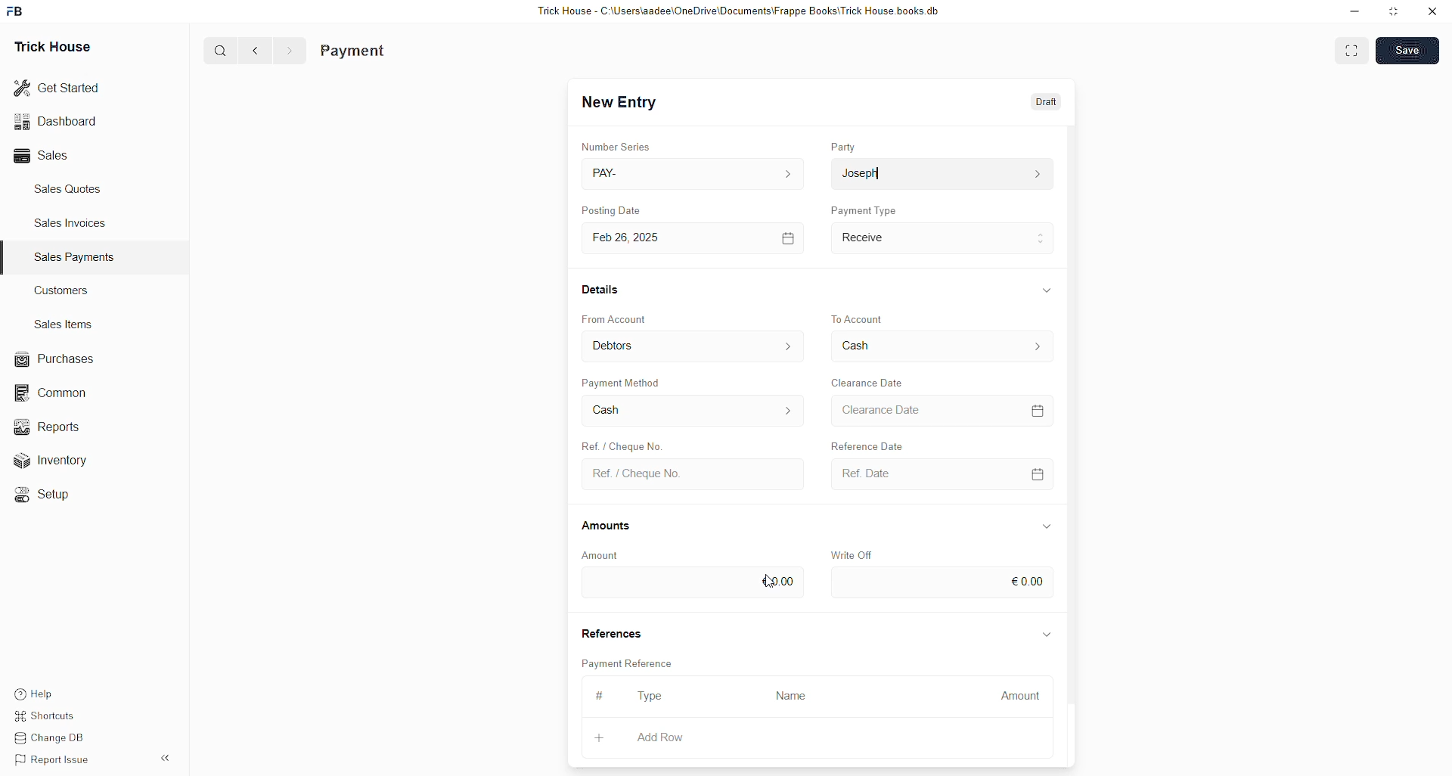 The height and width of the screenshot is (776, 1452). I want to click on Help, so click(36, 690).